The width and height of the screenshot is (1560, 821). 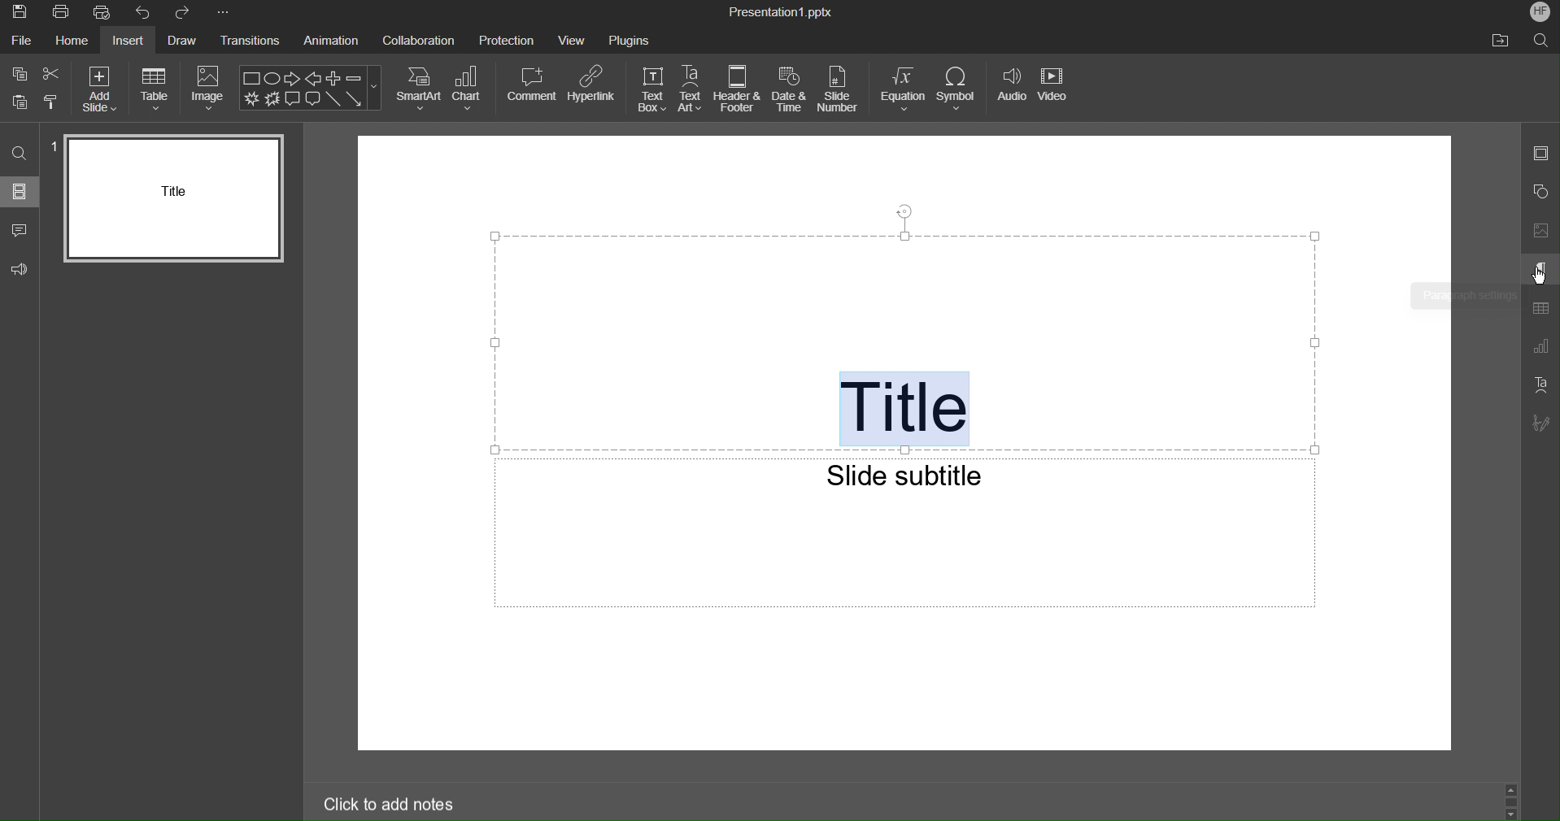 What do you see at coordinates (1539, 13) in the screenshot?
I see `HF` at bounding box center [1539, 13].